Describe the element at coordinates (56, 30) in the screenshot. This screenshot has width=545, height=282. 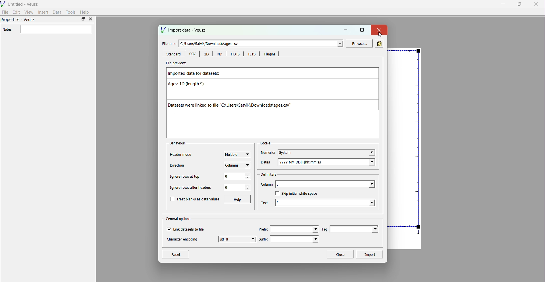
I see `enter notes field` at that location.